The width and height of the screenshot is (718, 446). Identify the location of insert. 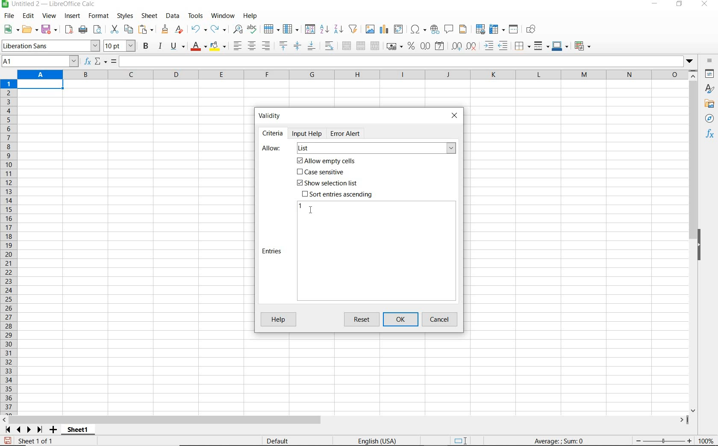
(72, 16).